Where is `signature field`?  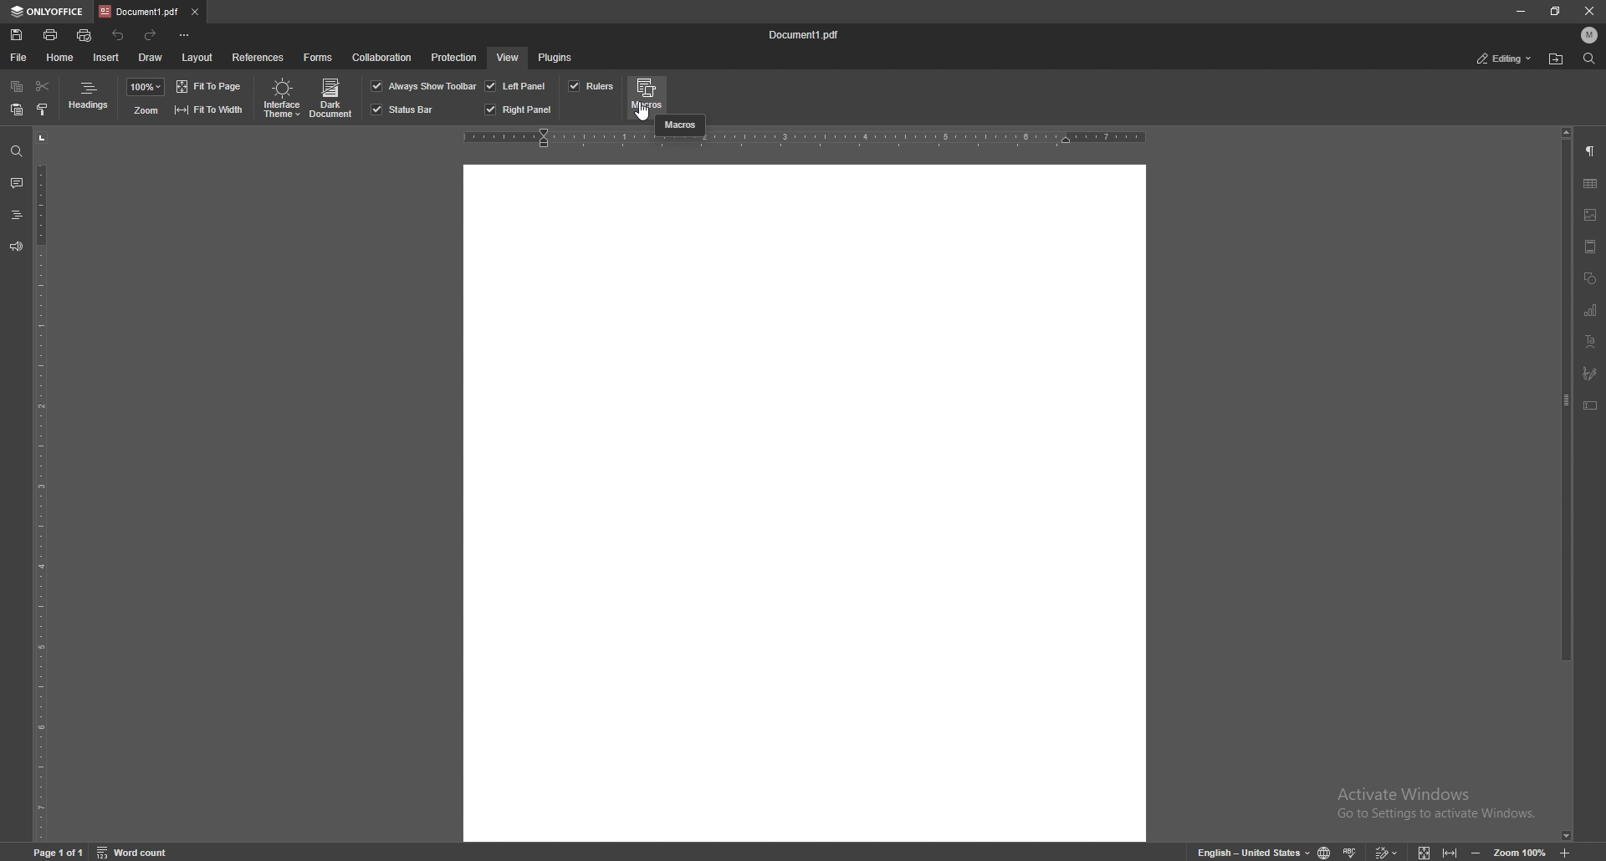 signature field is located at coordinates (1590, 373).